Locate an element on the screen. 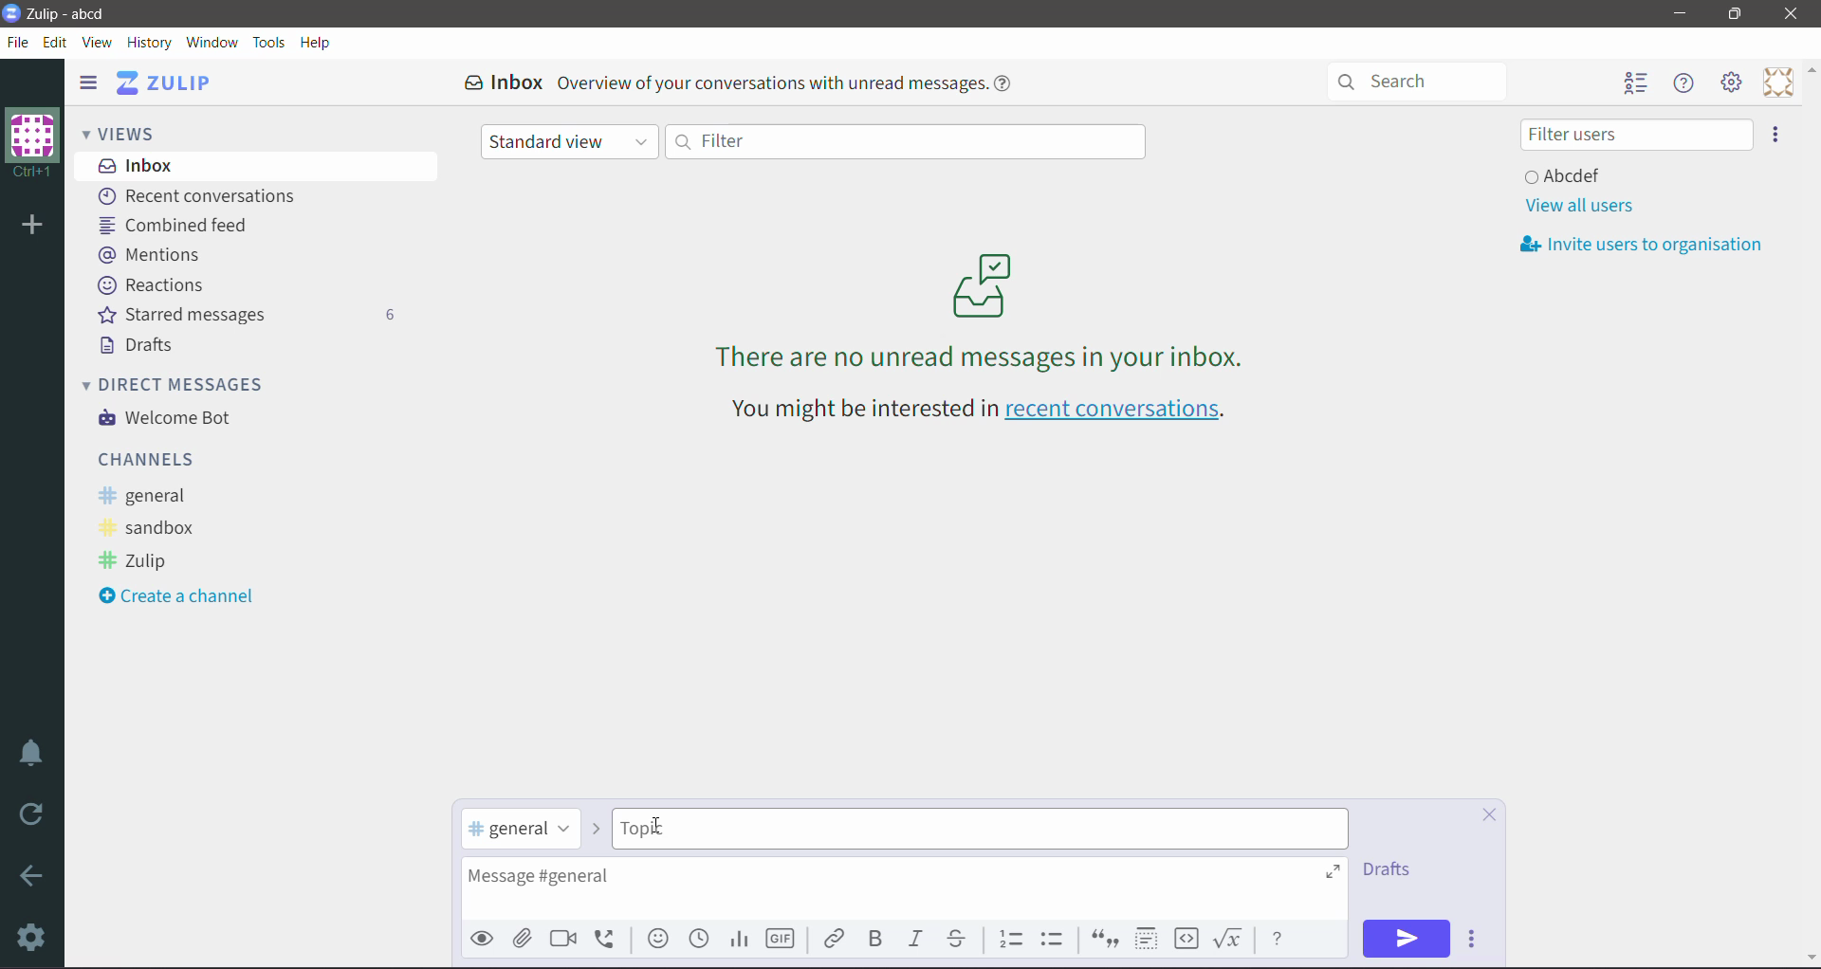  Numbered list is located at coordinates (1011, 937).